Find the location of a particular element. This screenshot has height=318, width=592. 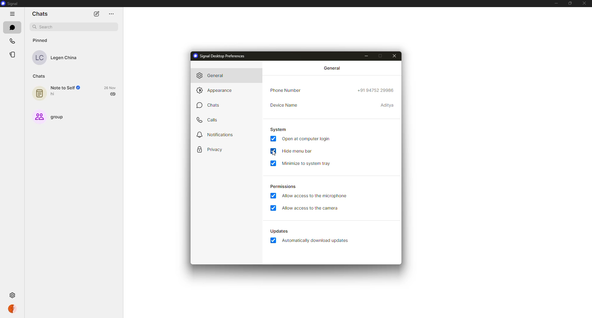

phone number is located at coordinates (286, 90).